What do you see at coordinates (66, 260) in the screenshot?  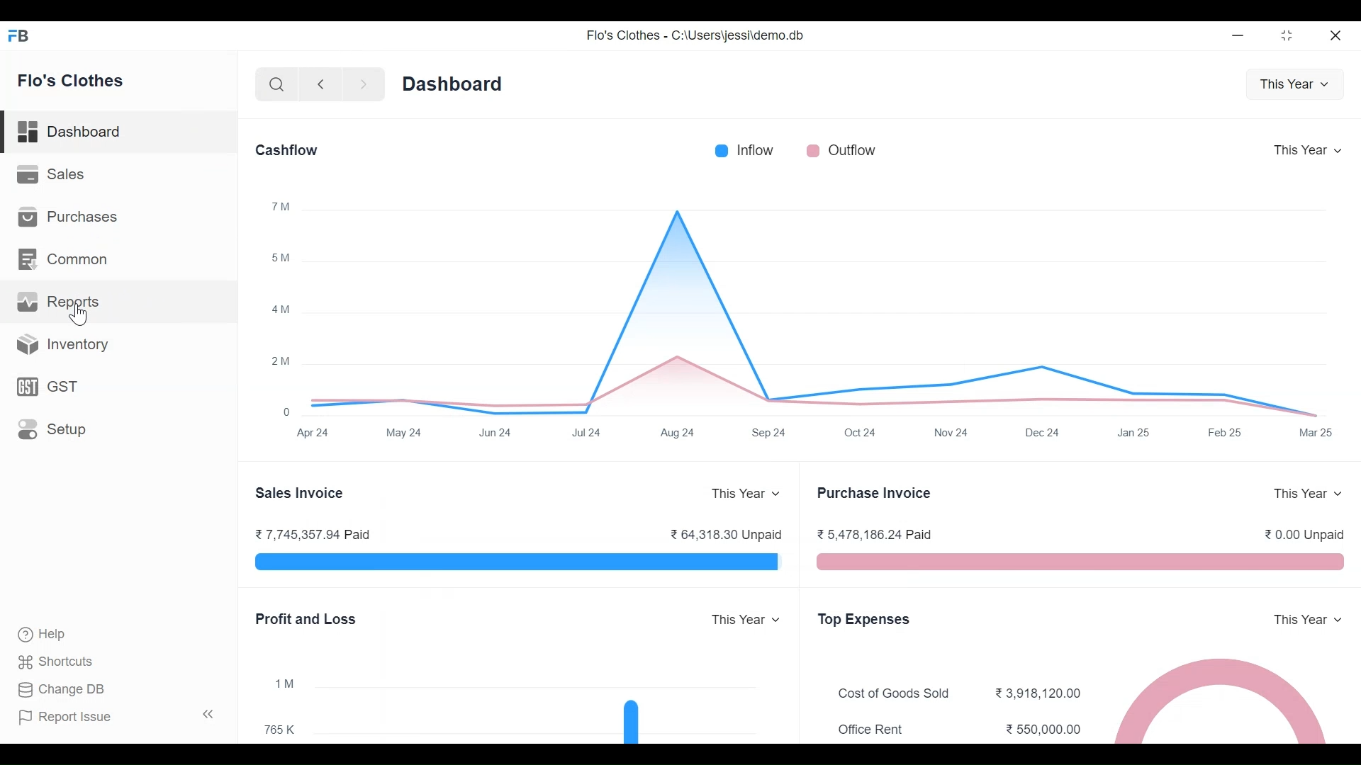 I see `common` at bounding box center [66, 260].